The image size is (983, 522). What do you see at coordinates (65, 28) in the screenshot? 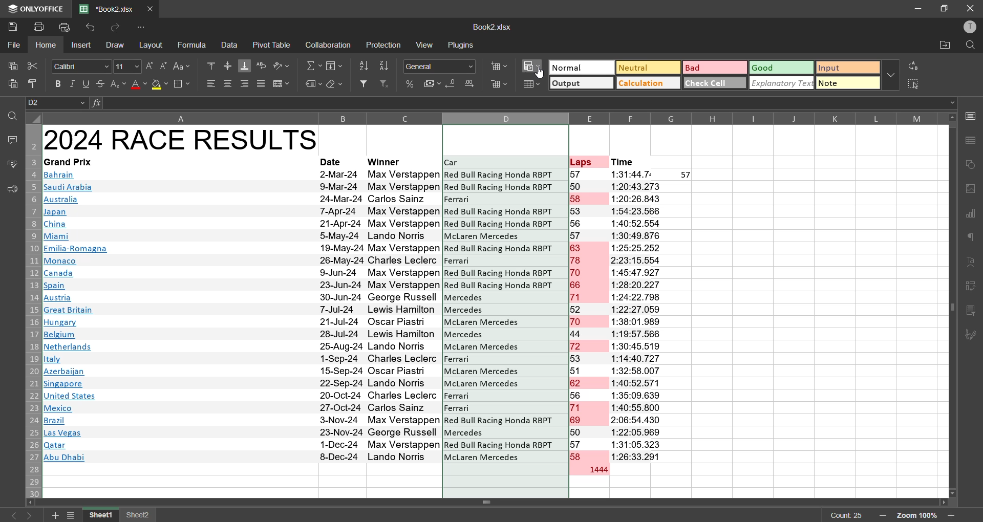
I see `quick print` at bounding box center [65, 28].